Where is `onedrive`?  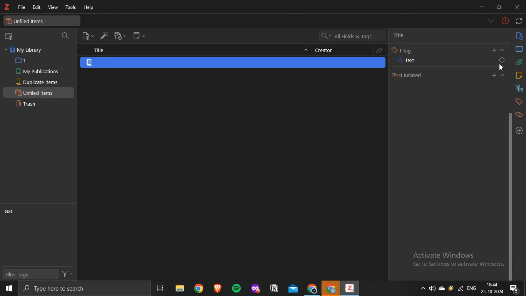 onedrive is located at coordinates (441, 288).